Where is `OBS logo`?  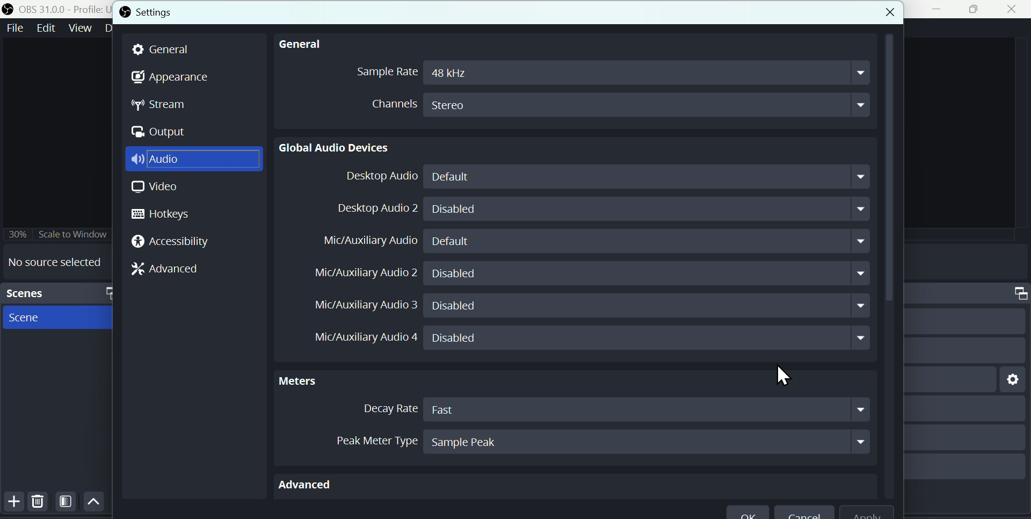 OBS logo is located at coordinates (125, 12).